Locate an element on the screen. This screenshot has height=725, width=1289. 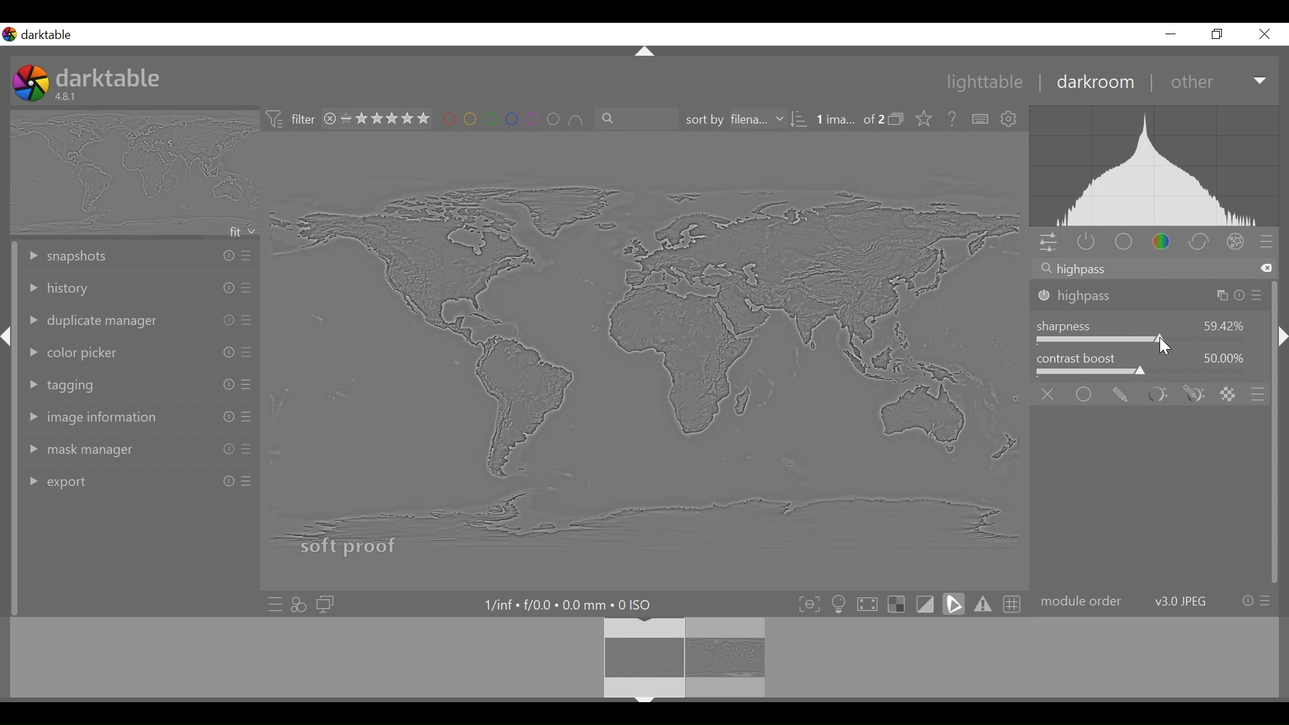
darktable is located at coordinates (113, 76).